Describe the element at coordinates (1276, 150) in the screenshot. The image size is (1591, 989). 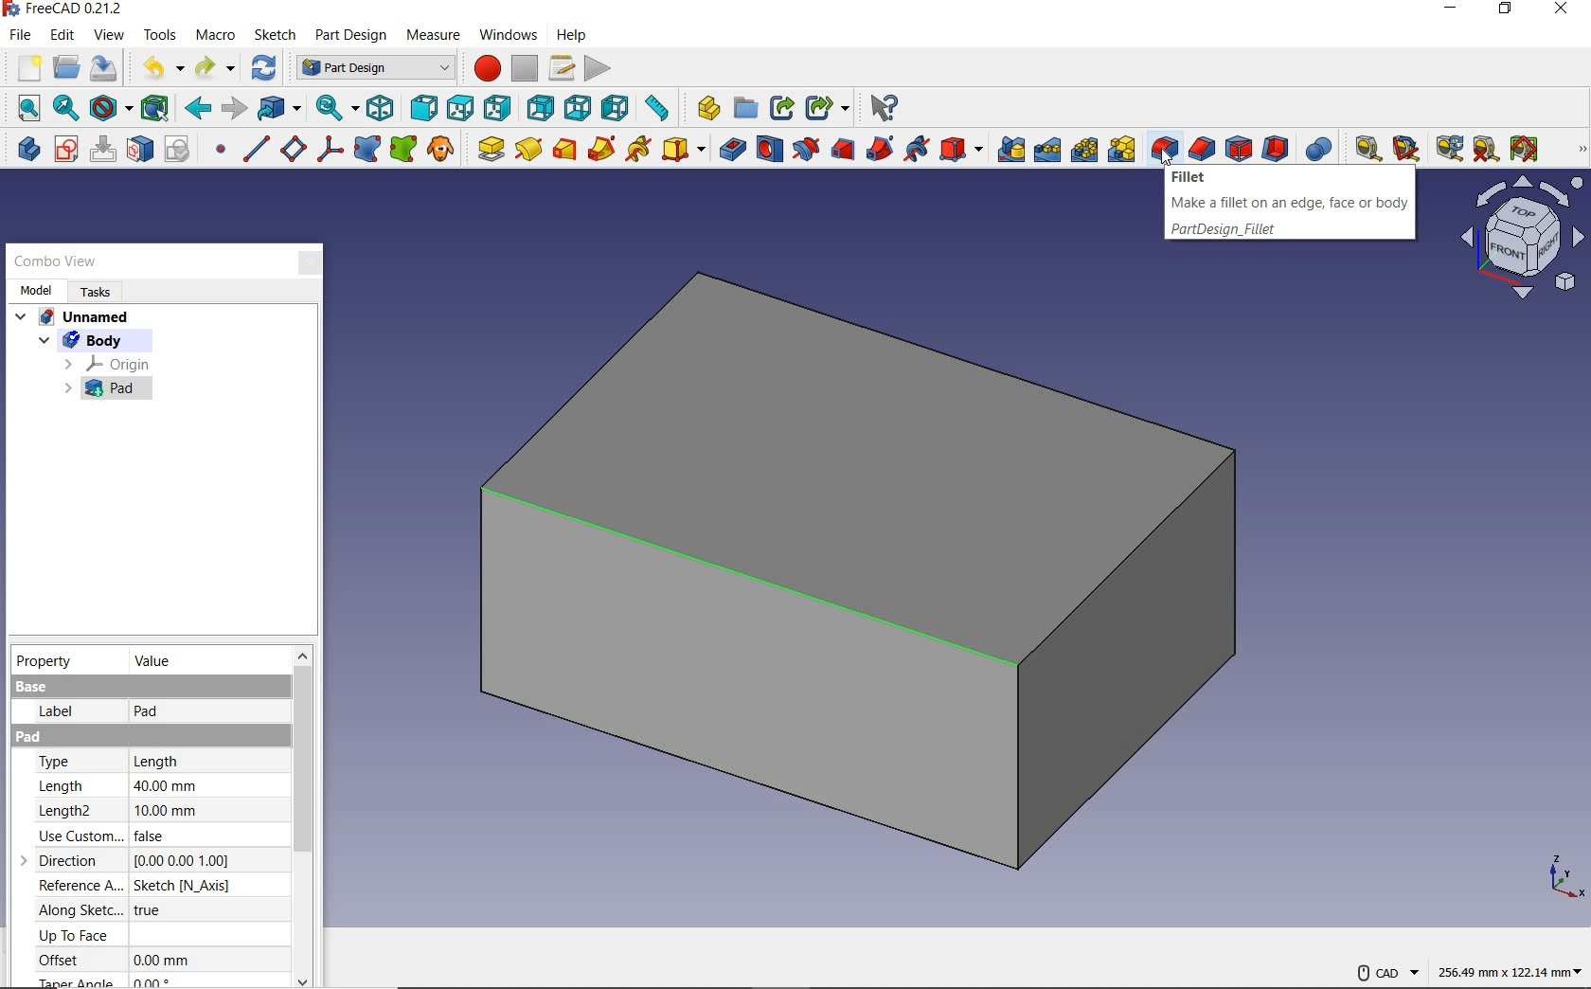
I see `thickness` at that location.